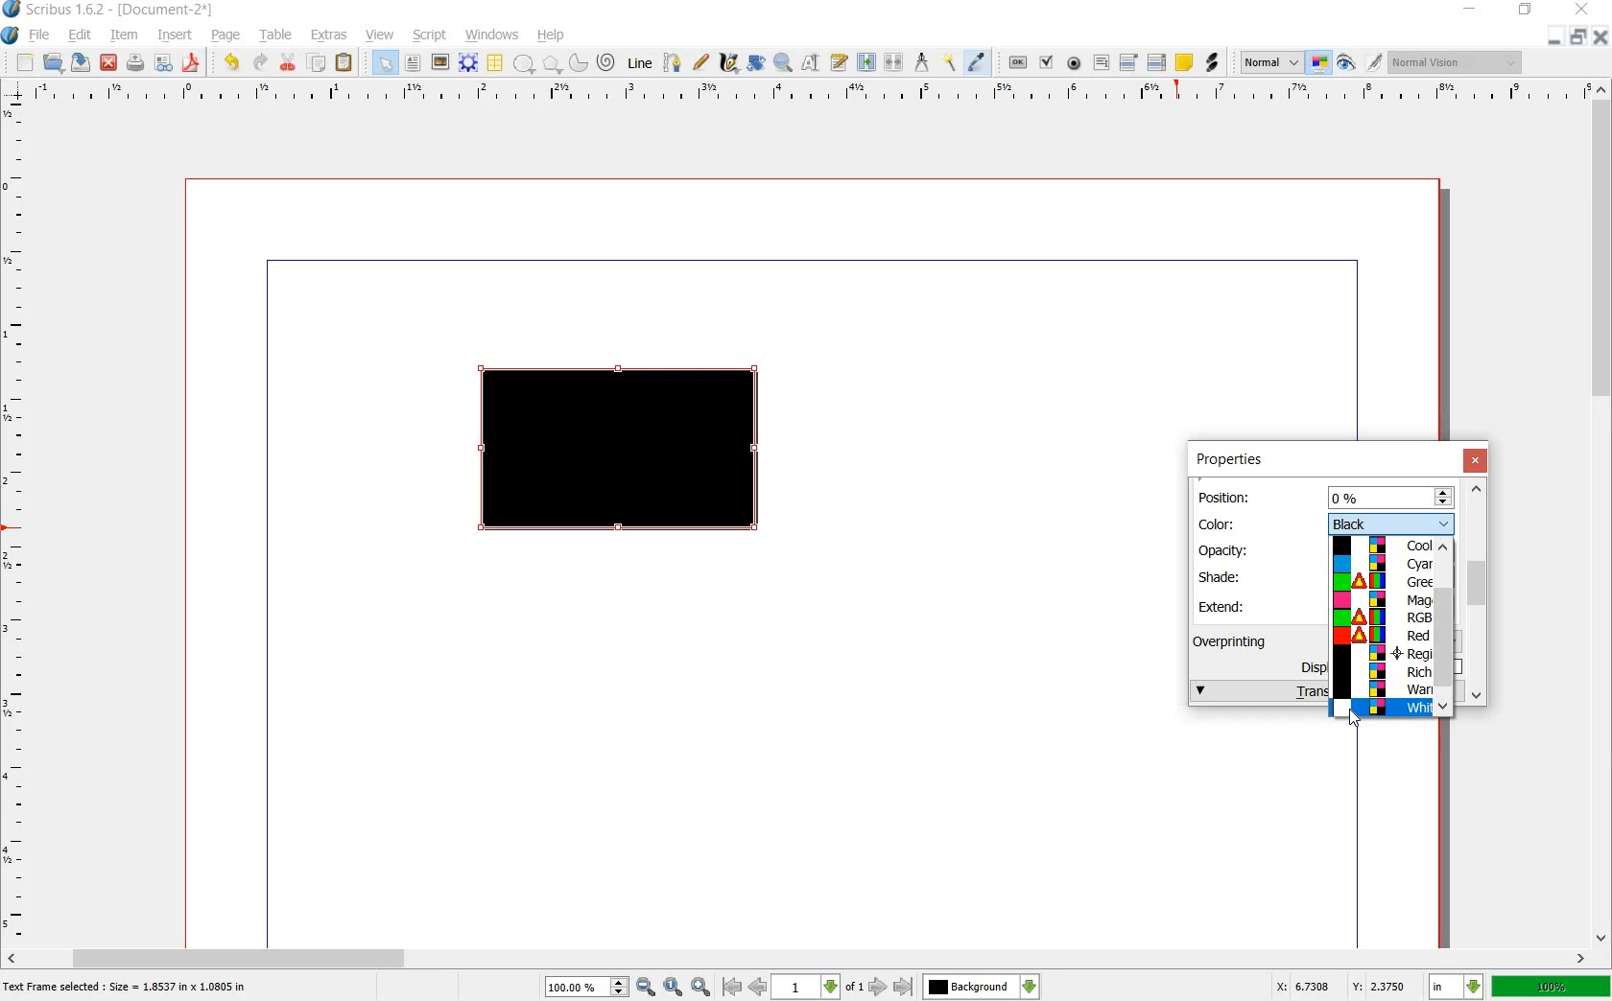  I want to click on page, so click(226, 36).